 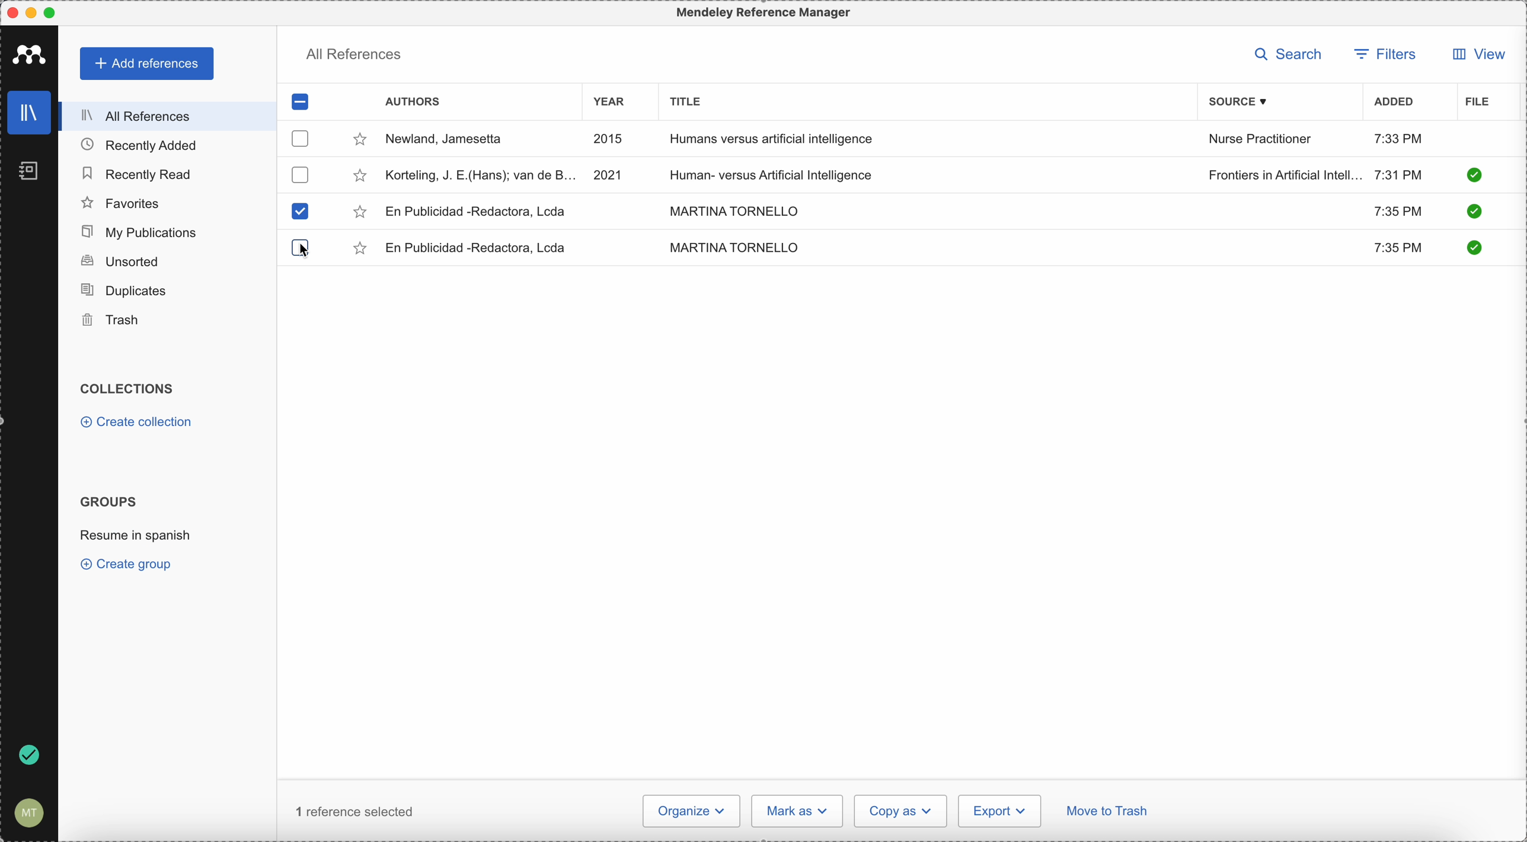 What do you see at coordinates (30, 52) in the screenshot?
I see `Mendeley icon` at bounding box center [30, 52].